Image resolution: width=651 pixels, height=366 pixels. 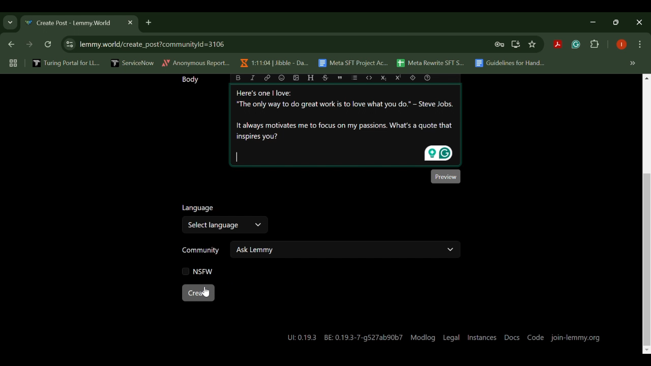 I want to click on code , so click(x=369, y=78).